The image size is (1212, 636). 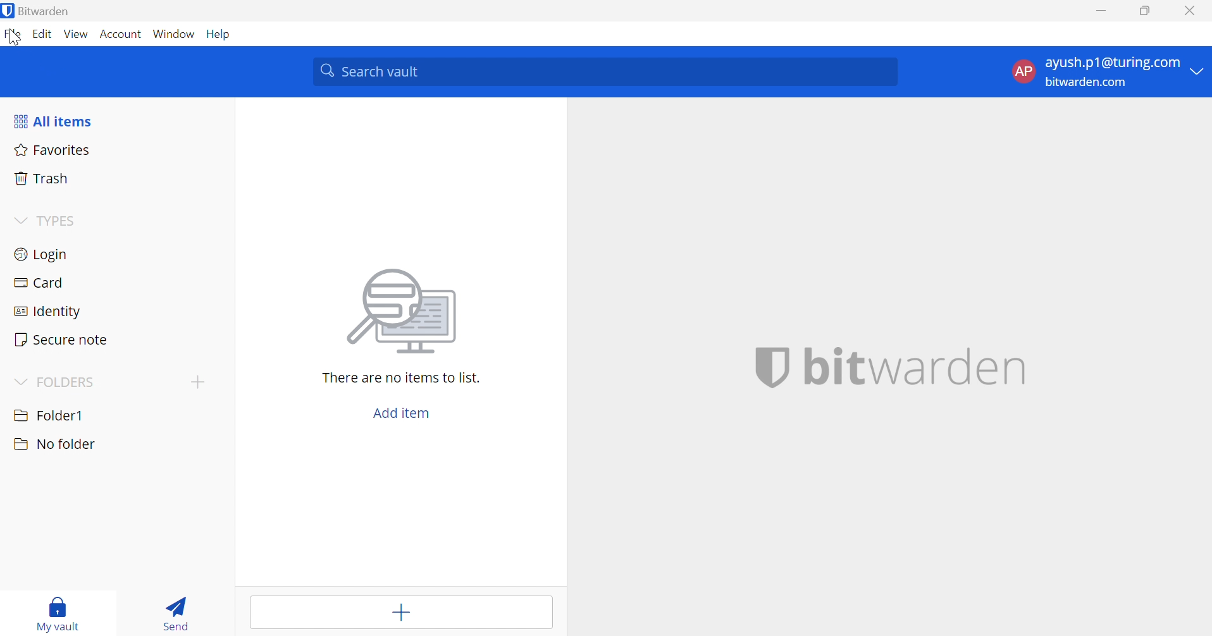 I want to click on bitwarden logo, so click(x=772, y=369).